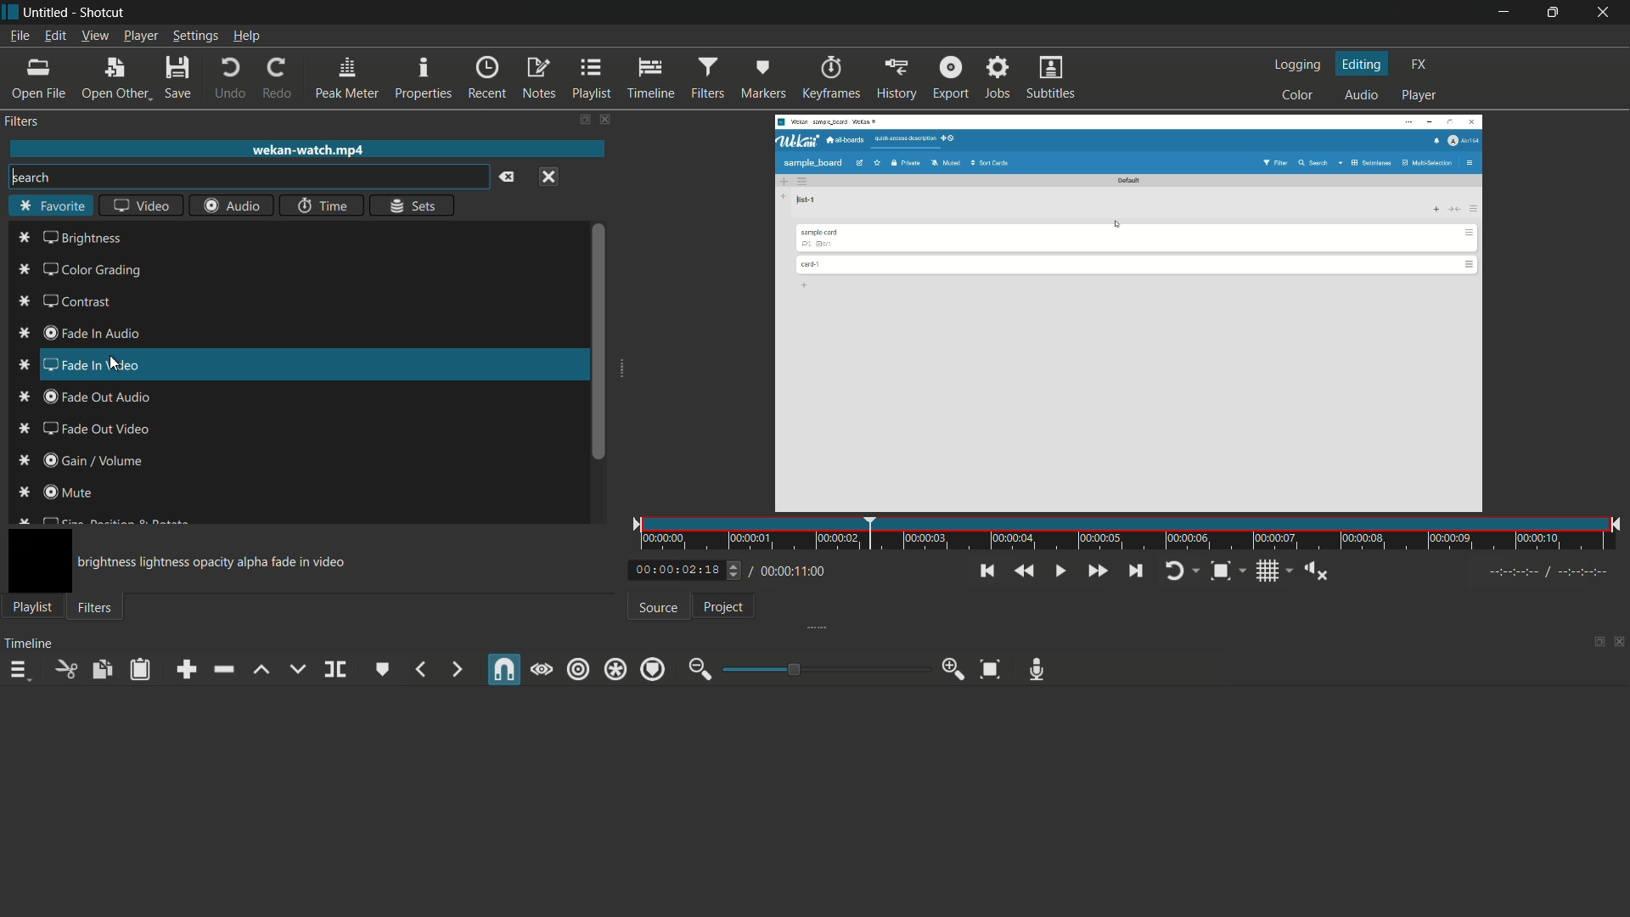  Describe the element at coordinates (762, 79) in the screenshot. I see `markers` at that location.